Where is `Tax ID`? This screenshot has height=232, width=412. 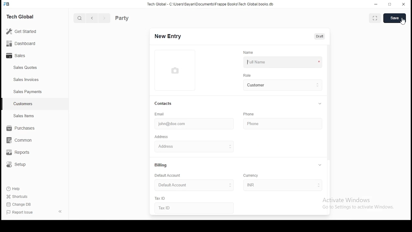 Tax ID is located at coordinates (173, 208).